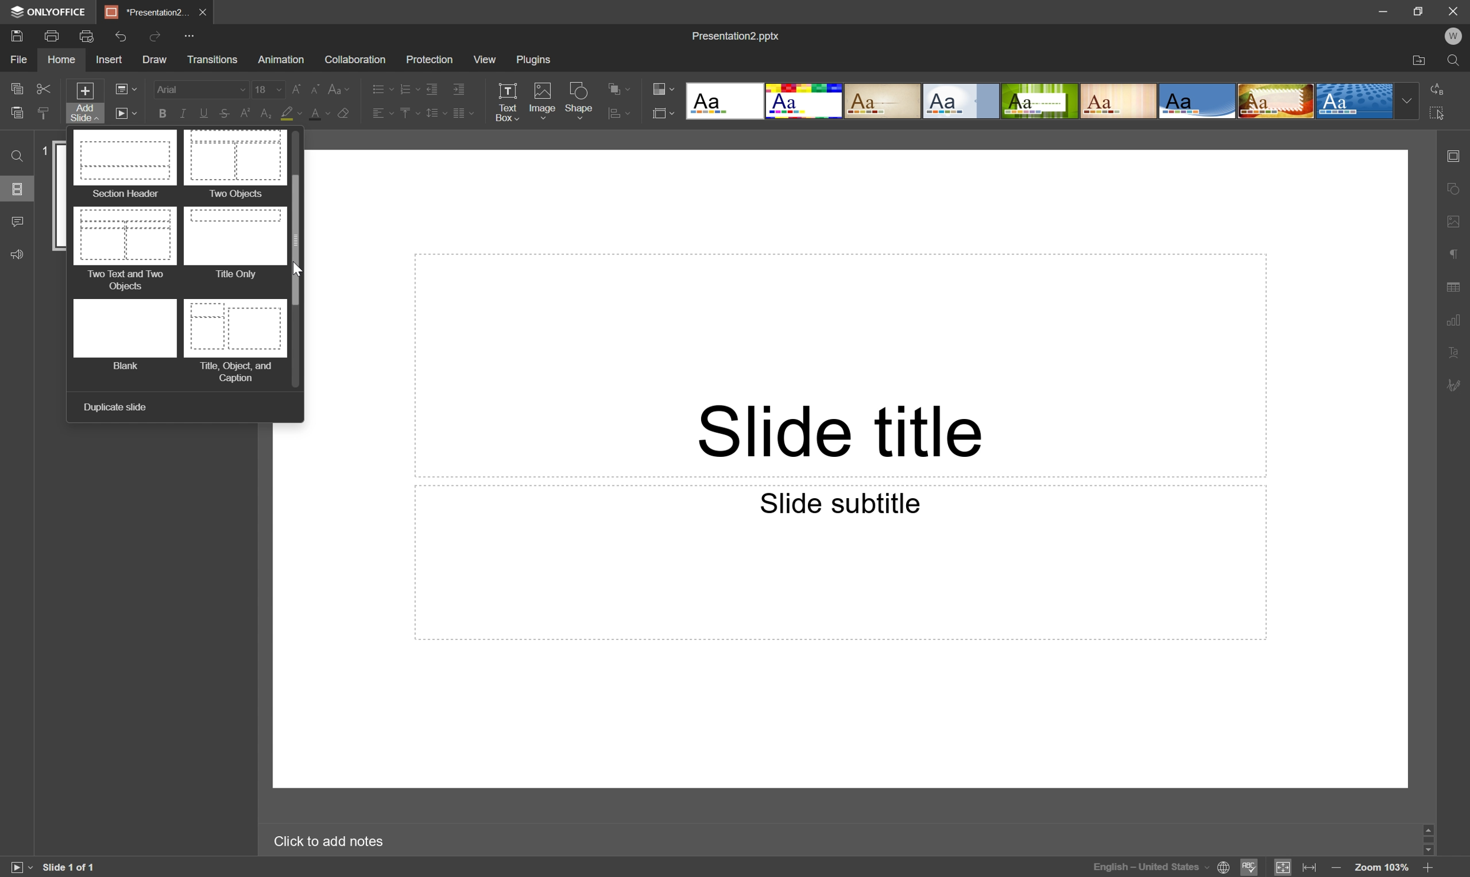 This screenshot has height=877, width=1470. I want to click on File, so click(20, 59).